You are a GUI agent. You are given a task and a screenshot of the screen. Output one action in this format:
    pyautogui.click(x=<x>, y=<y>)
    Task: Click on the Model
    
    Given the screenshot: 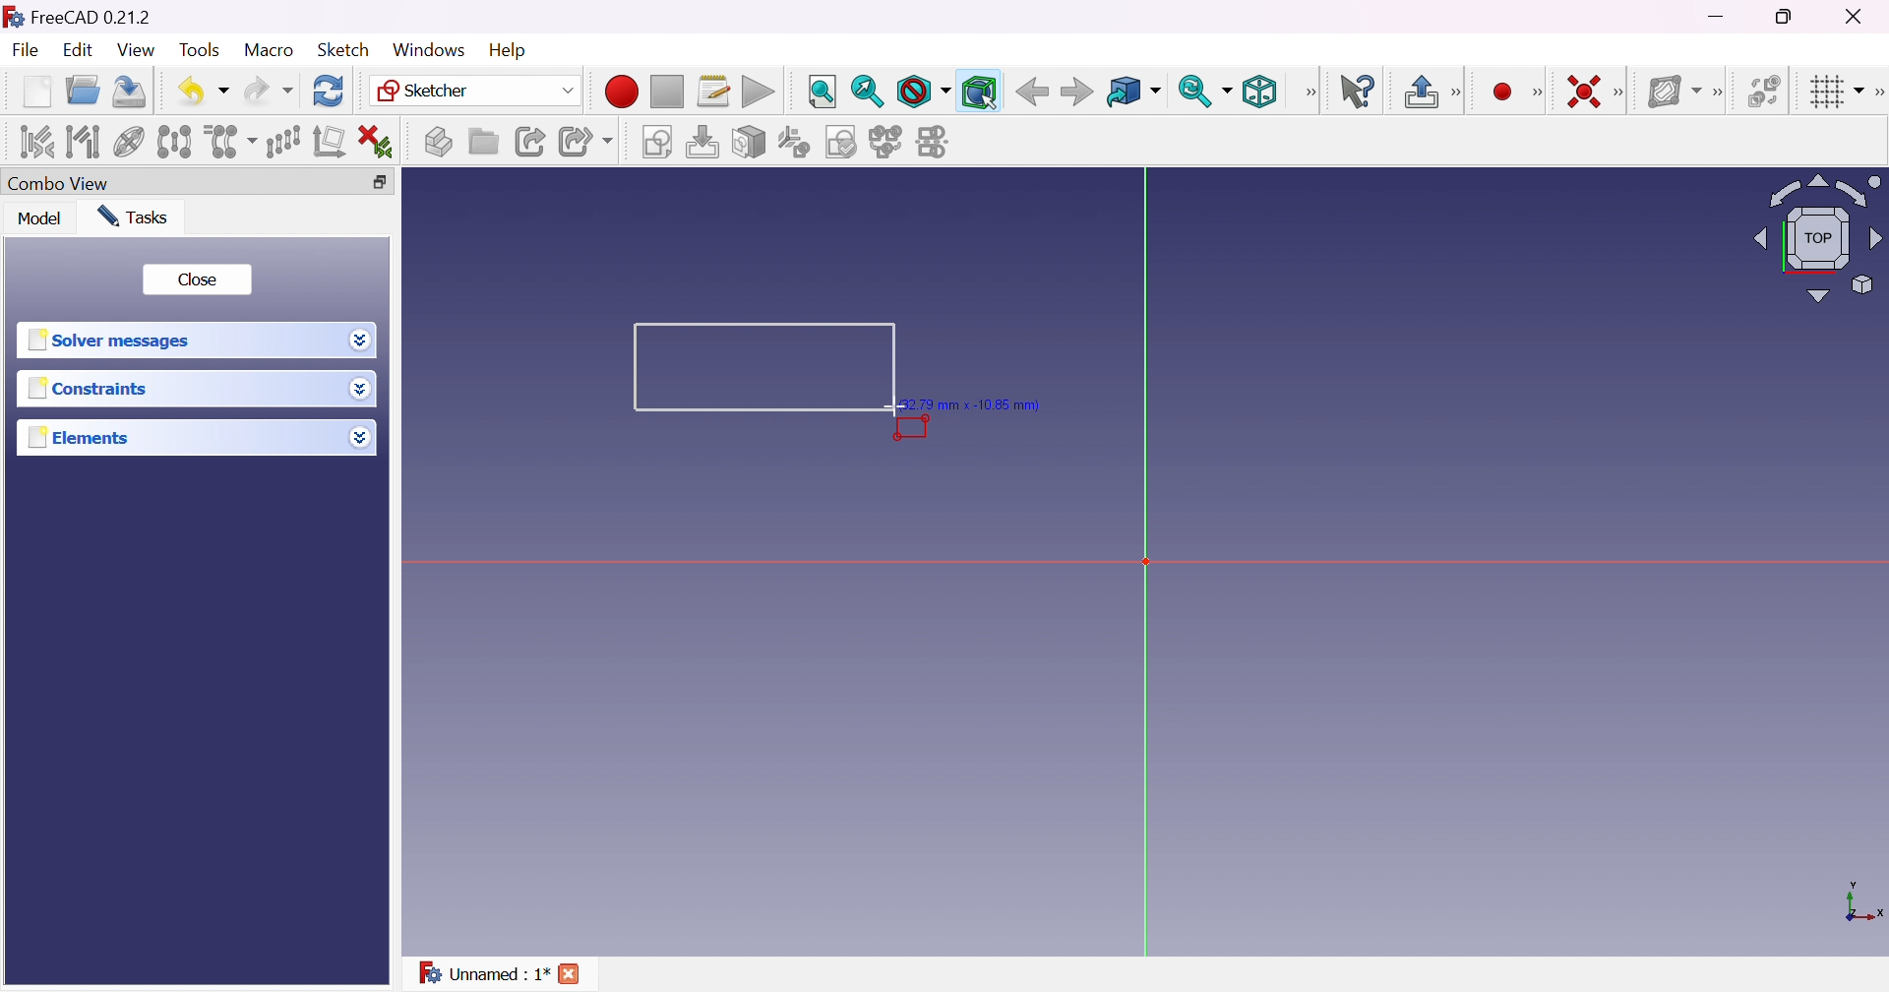 What is the action you would take?
    pyautogui.click(x=39, y=217)
    